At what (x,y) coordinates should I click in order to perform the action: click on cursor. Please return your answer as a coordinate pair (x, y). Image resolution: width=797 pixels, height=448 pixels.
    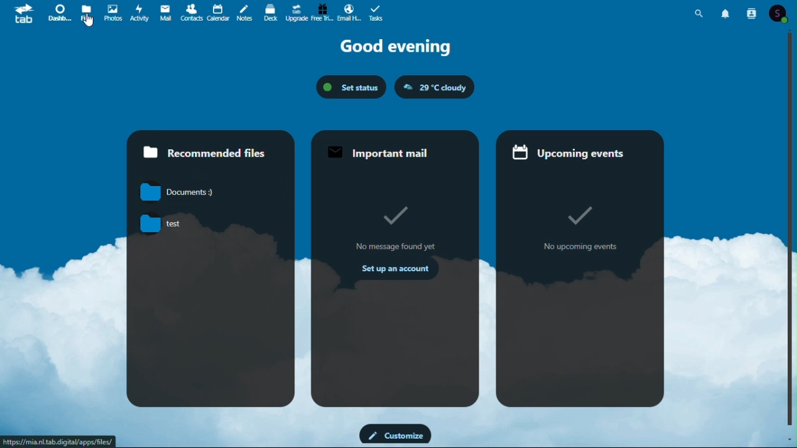
    Looking at the image, I should click on (88, 21).